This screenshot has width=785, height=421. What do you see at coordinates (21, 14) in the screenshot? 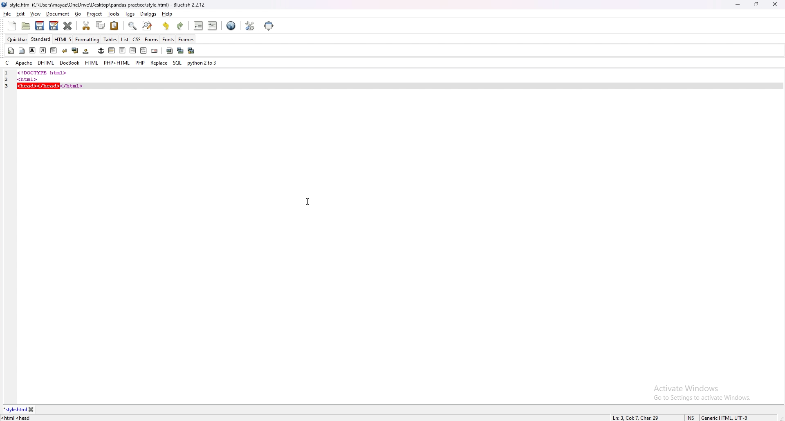
I see `edit` at bounding box center [21, 14].